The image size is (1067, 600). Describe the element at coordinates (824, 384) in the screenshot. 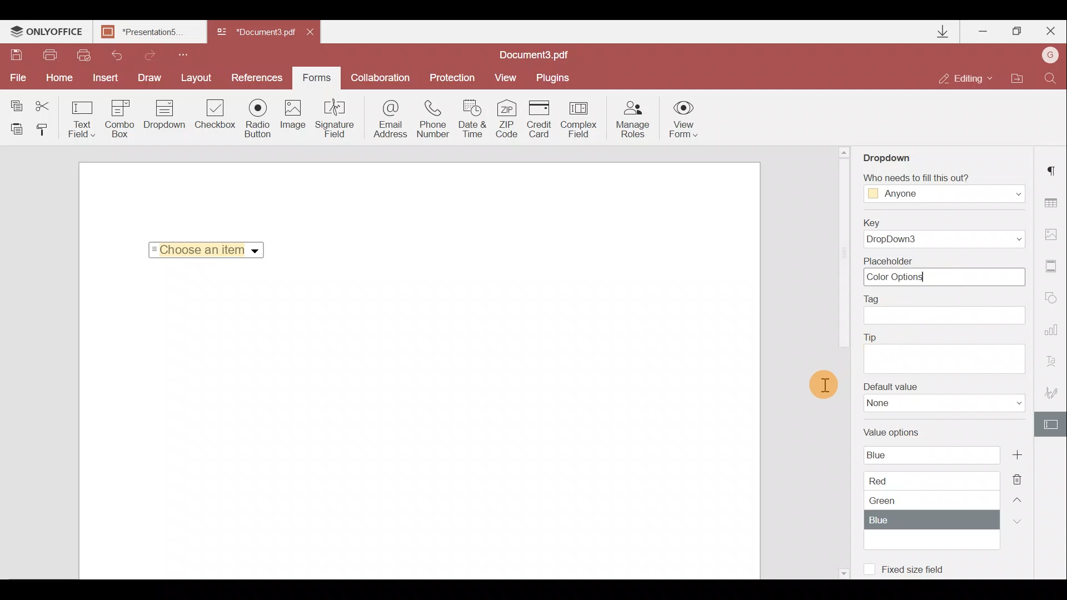

I see `Cursor` at that location.